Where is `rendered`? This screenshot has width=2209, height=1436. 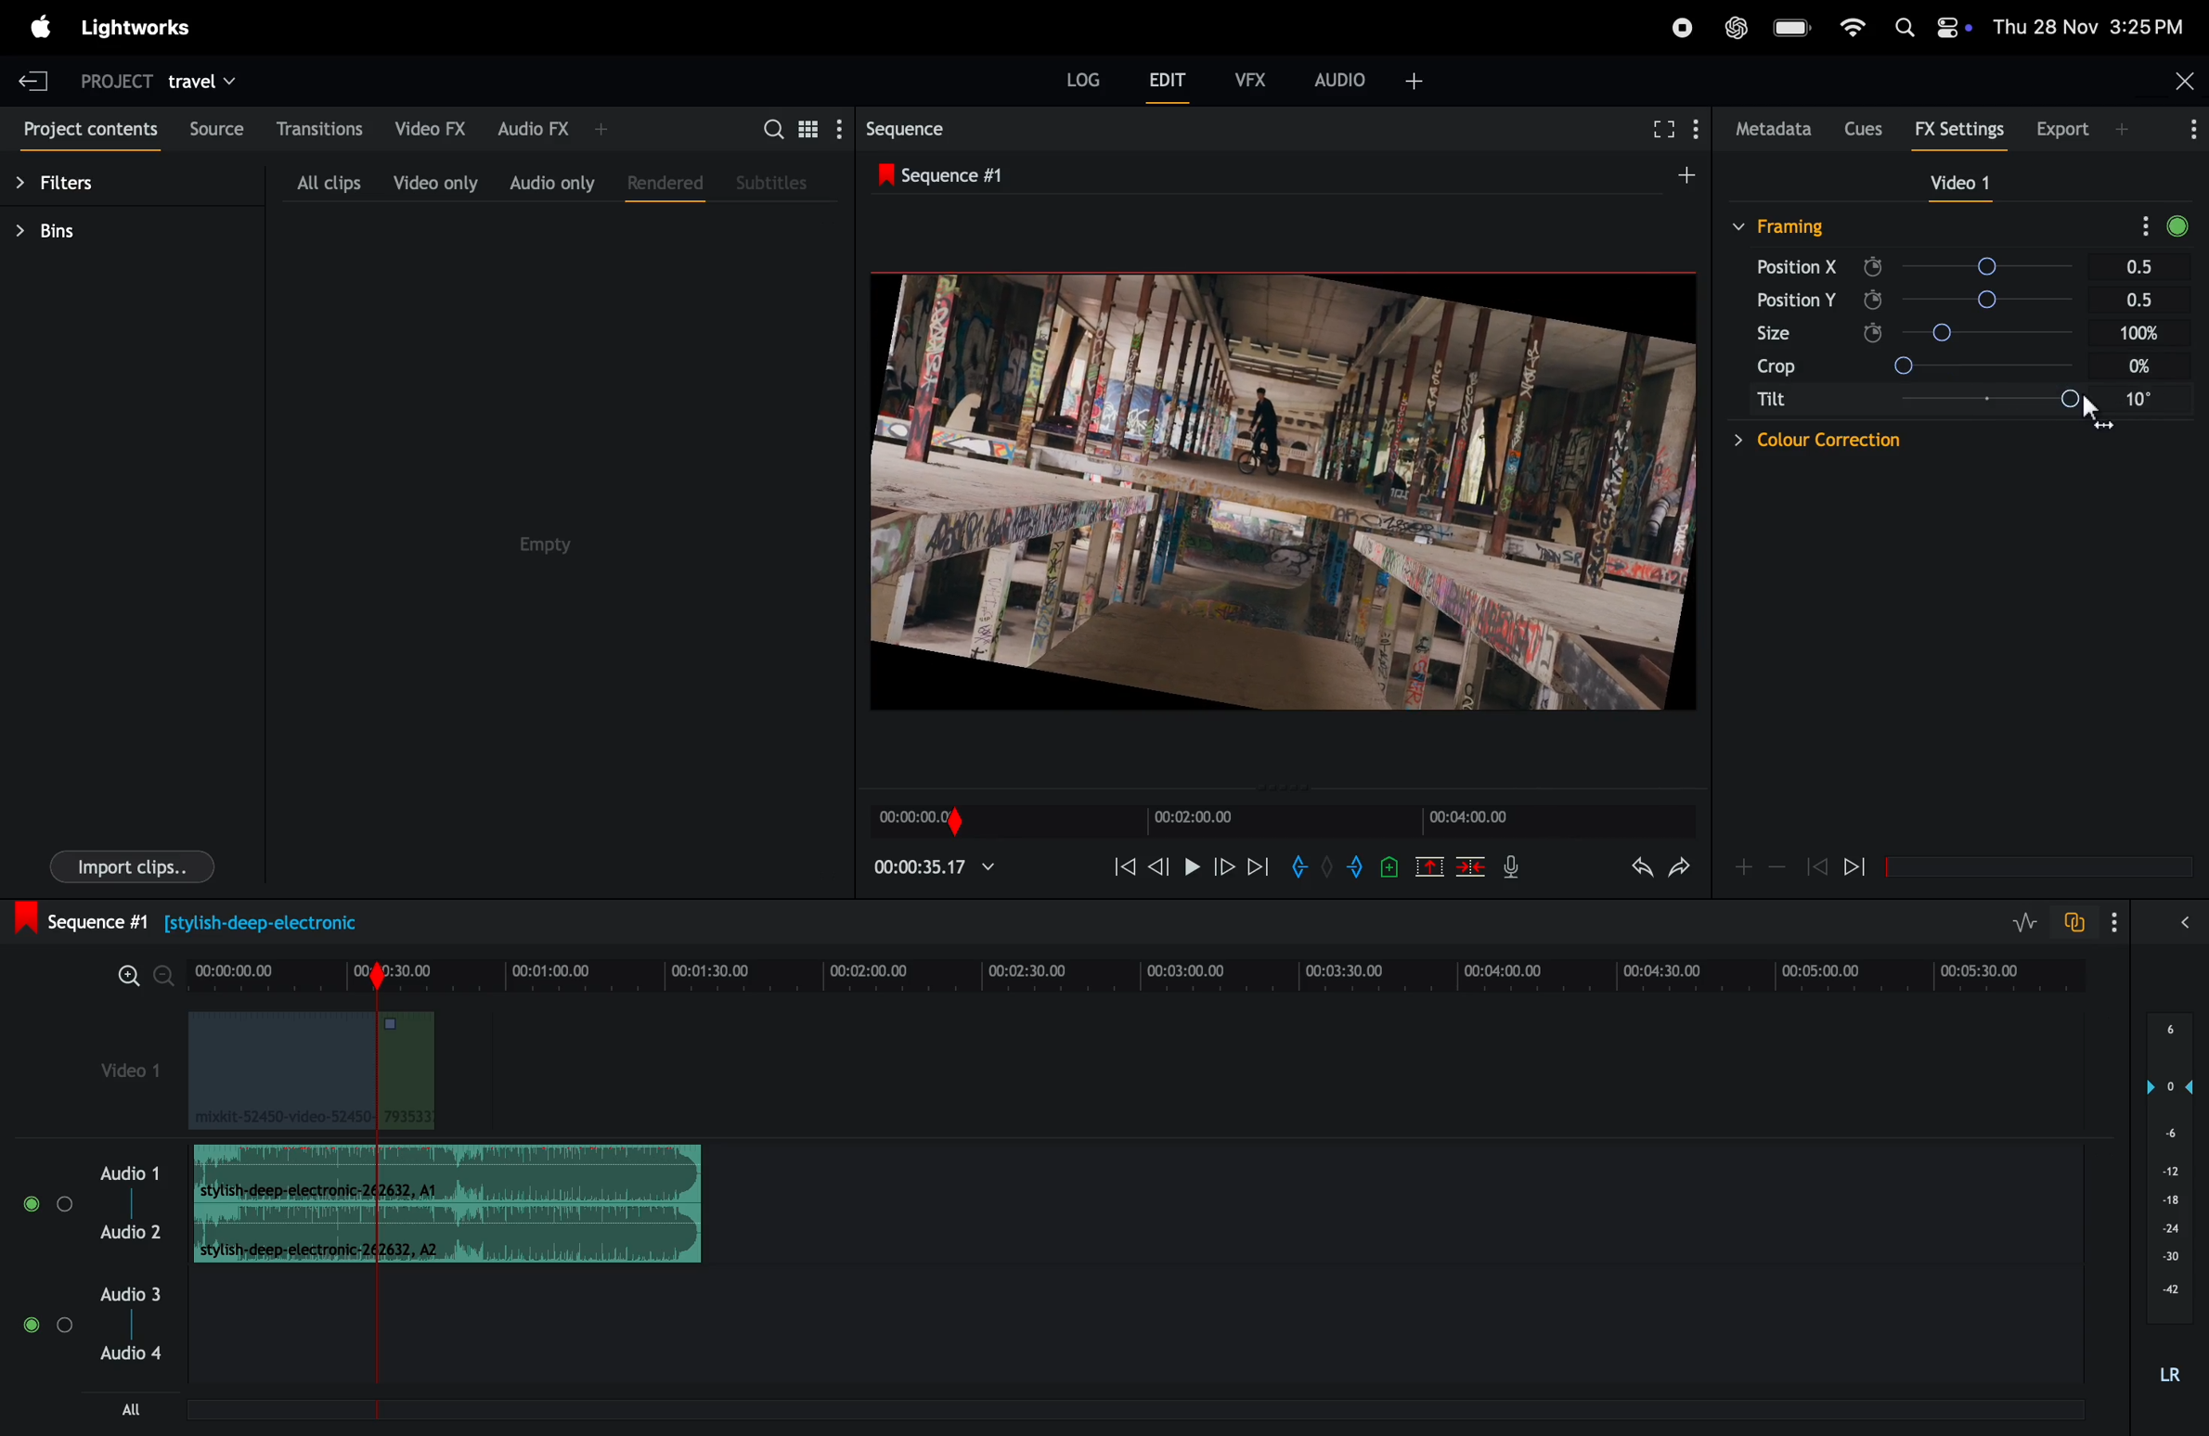 rendered is located at coordinates (664, 186).